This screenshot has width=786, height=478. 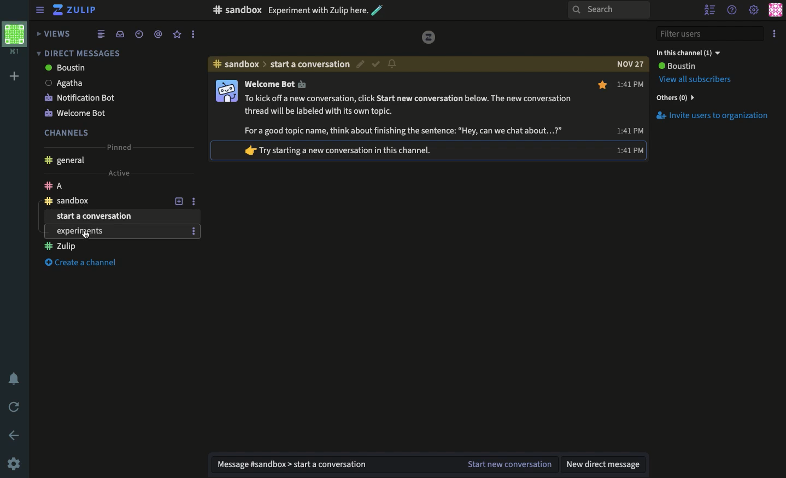 I want to click on Invite users, so click(x=712, y=115).